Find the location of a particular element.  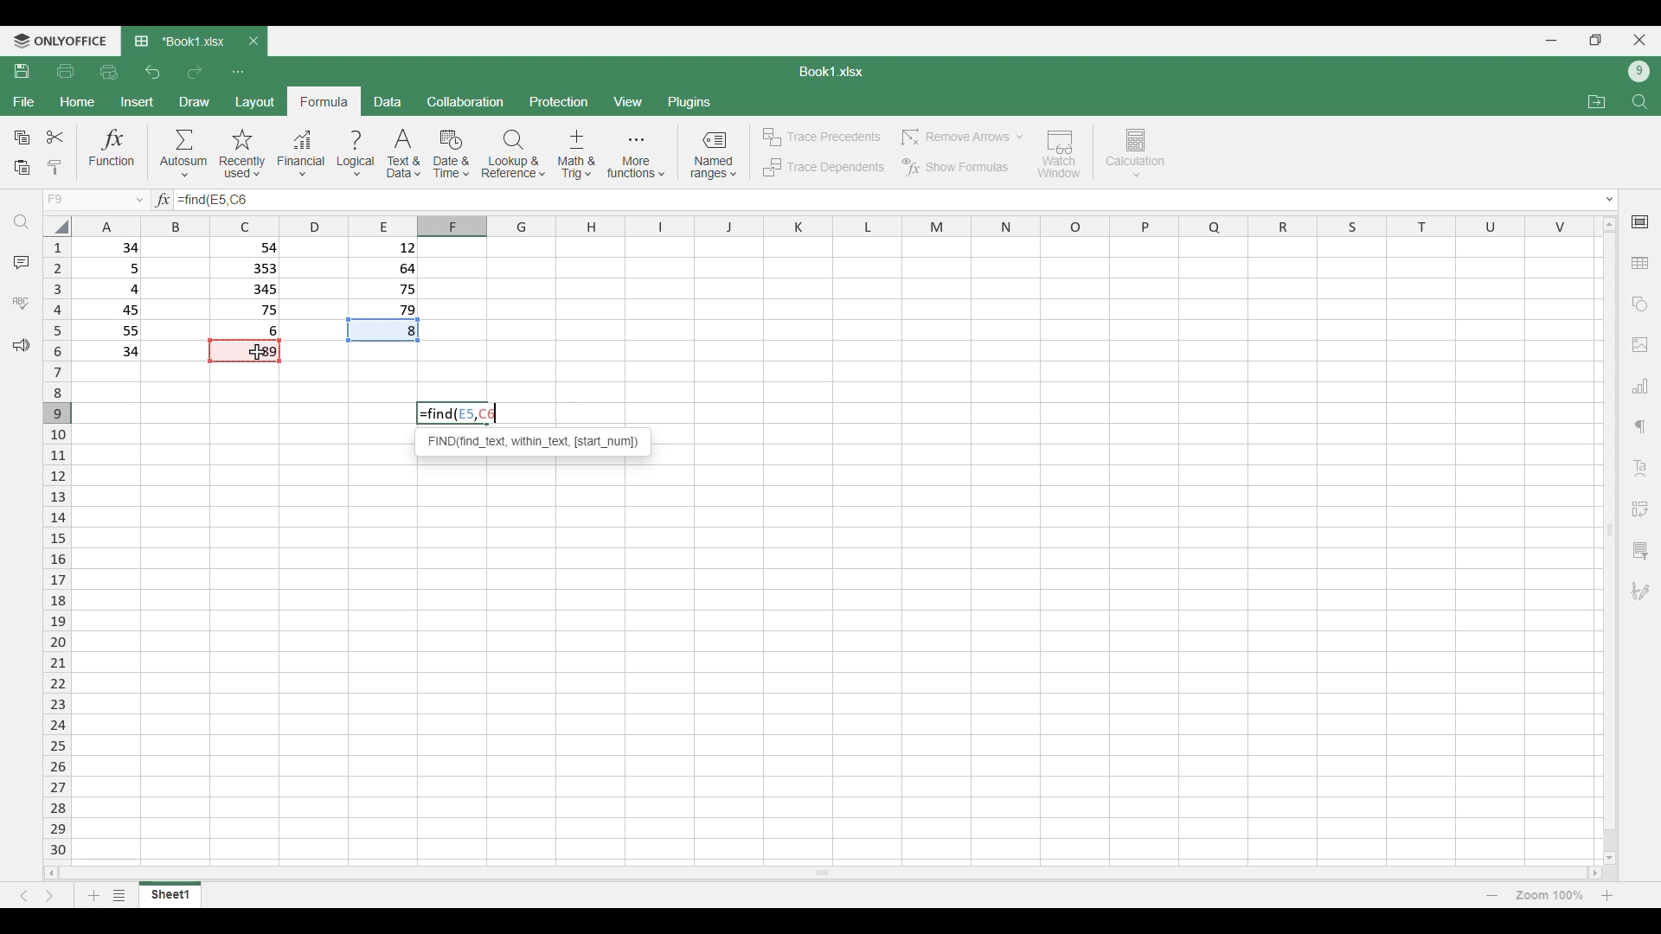

Trace precedents is located at coordinates (820, 138).